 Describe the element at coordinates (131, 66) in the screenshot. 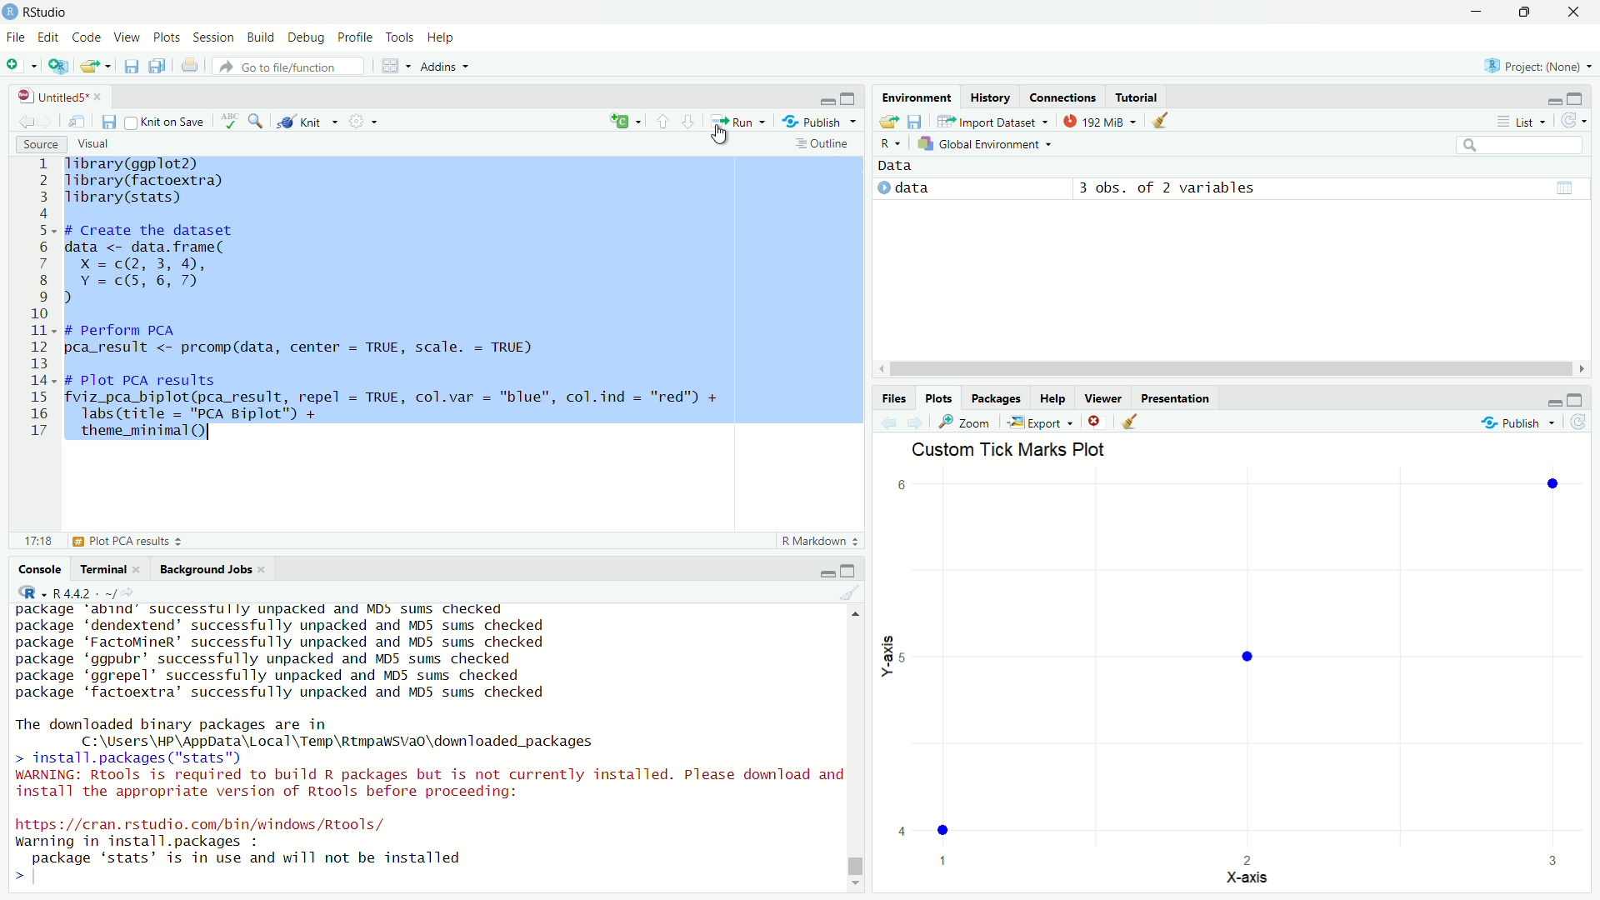

I see `save current document` at that location.